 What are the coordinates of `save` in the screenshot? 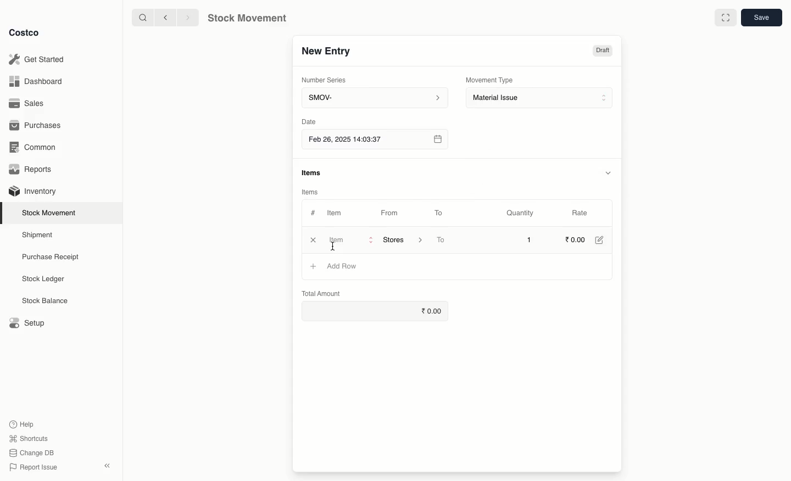 It's located at (761, 17).